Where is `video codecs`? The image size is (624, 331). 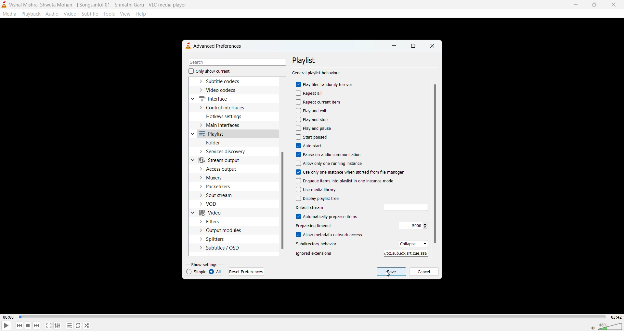 video codecs is located at coordinates (220, 91).